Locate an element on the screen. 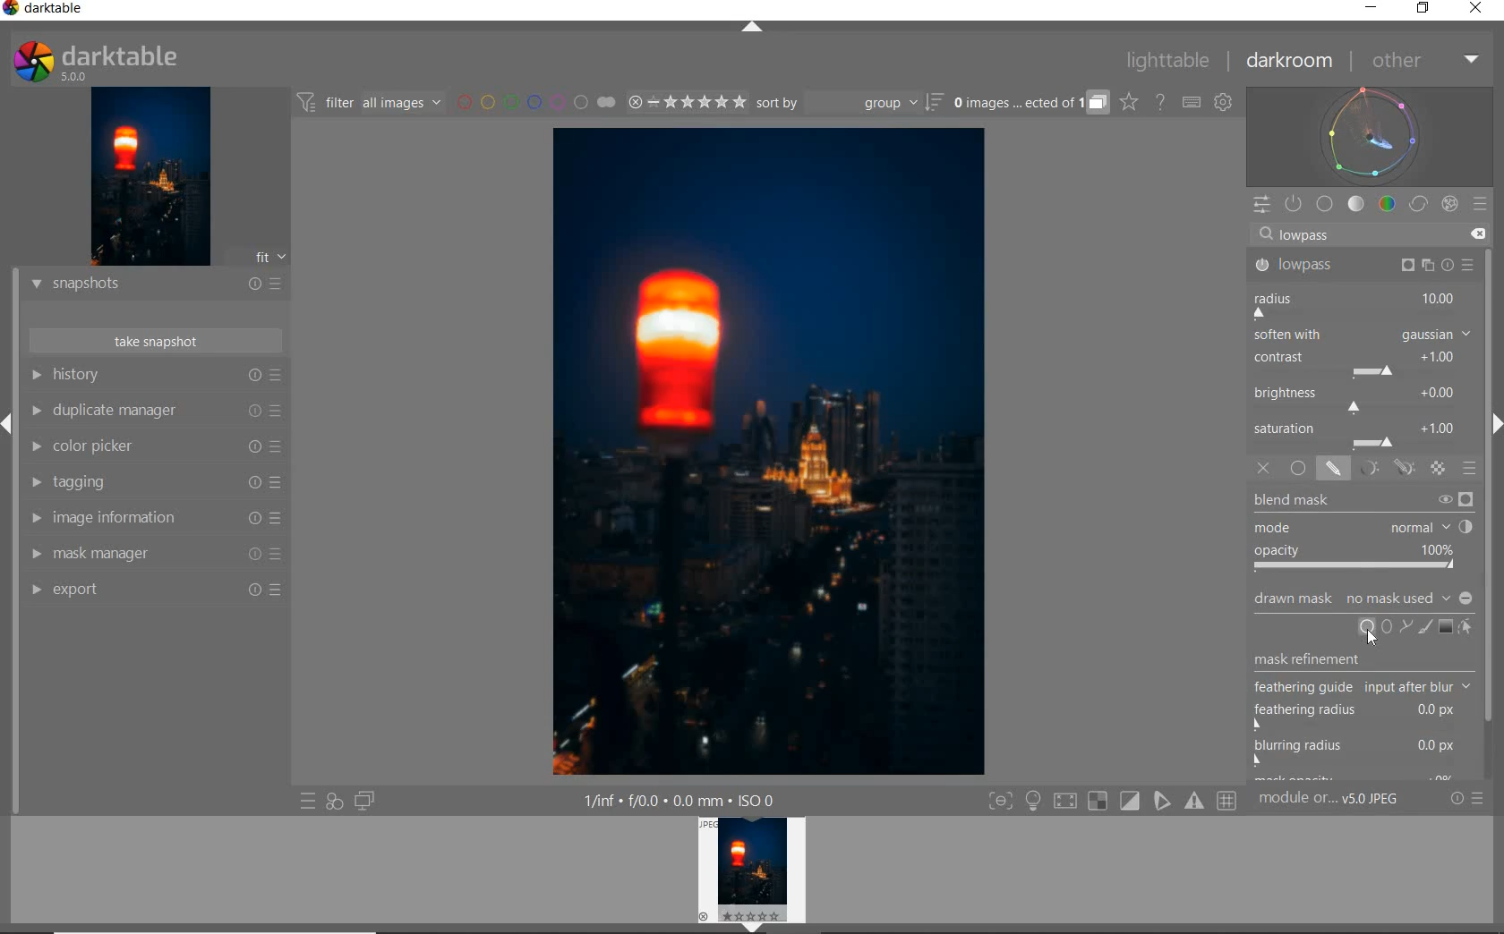  QUICK ACCESS TO PRESET is located at coordinates (308, 803).